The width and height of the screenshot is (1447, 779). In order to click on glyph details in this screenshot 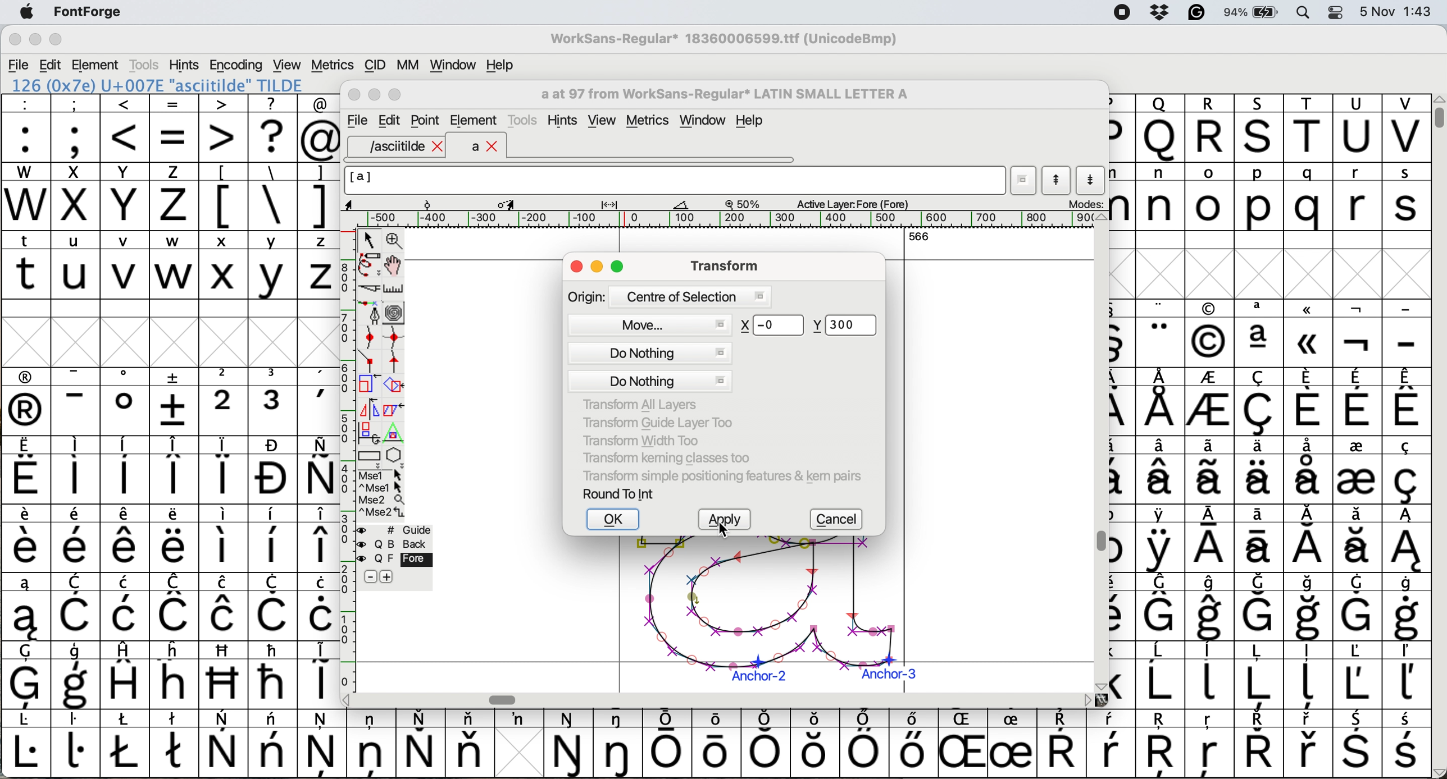, I will do `click(524, 203)`.